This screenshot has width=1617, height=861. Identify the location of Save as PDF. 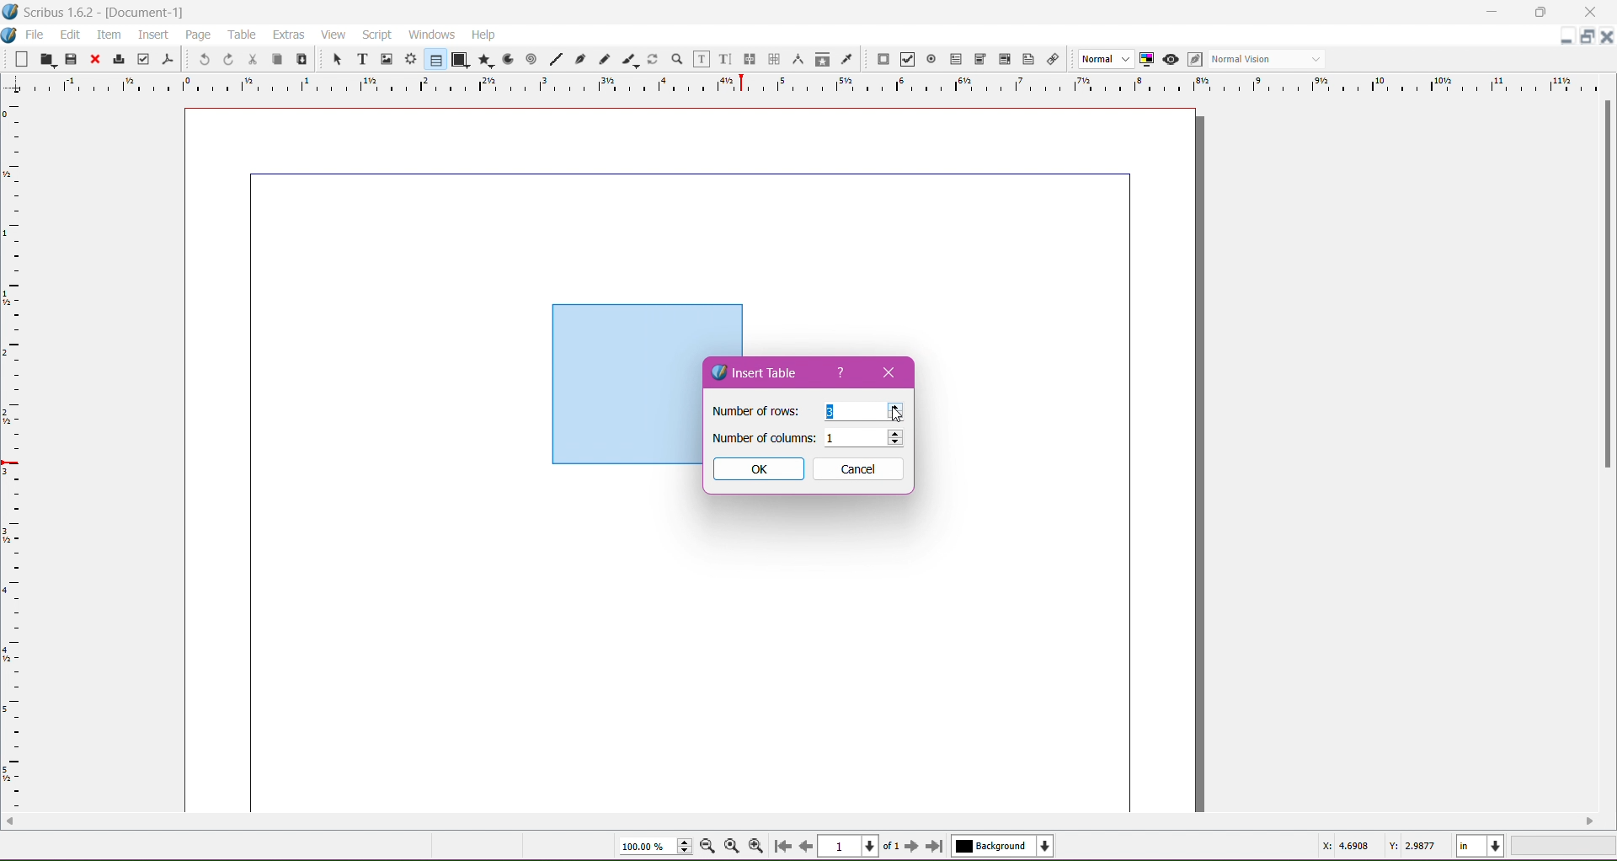
(170, 56).